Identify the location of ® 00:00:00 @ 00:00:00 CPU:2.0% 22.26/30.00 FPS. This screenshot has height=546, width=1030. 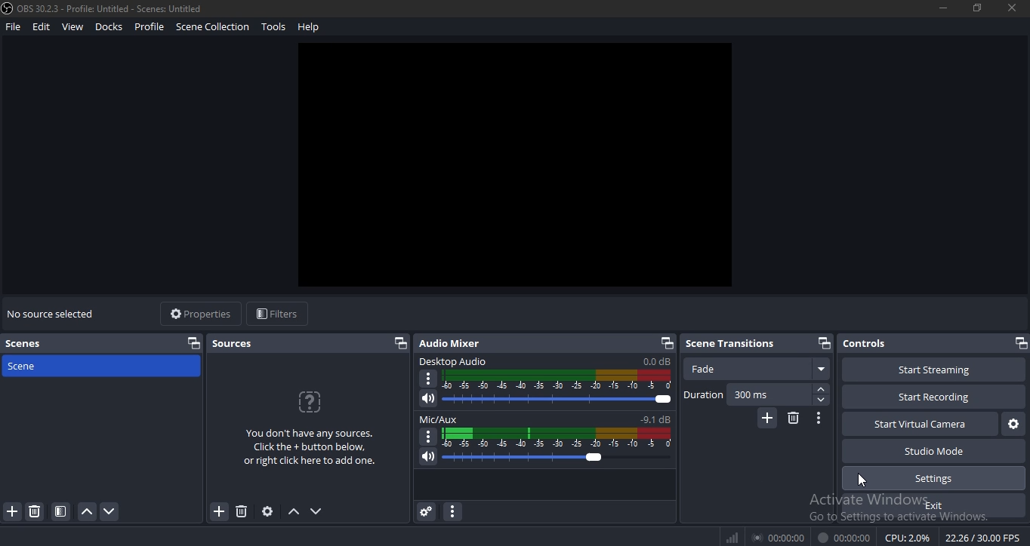
(886, 538).